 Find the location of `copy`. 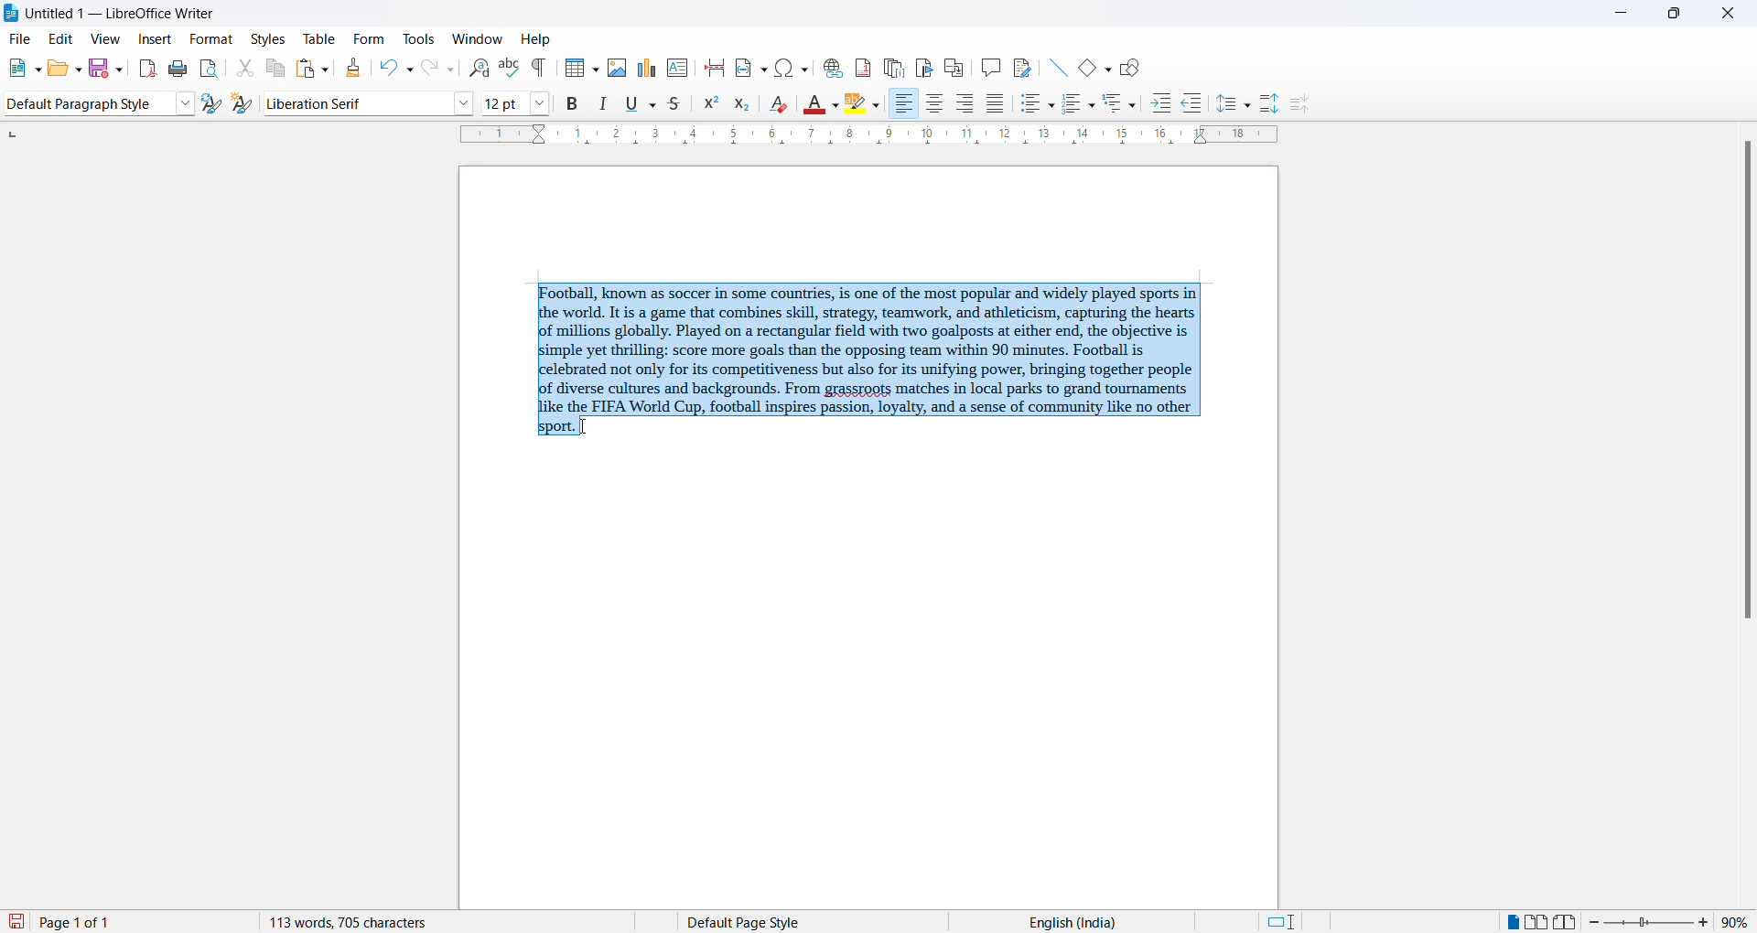

copy is located at coordinates (275, 69).